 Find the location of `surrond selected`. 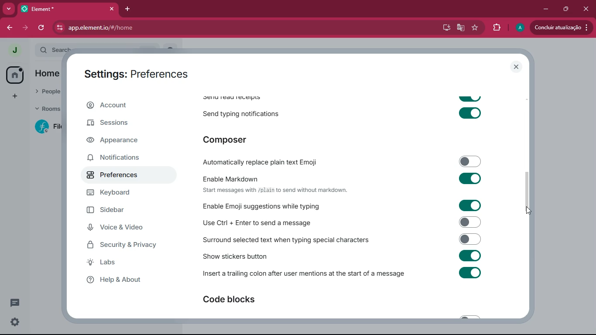

surrond selected is located at coordinates (346, 239).